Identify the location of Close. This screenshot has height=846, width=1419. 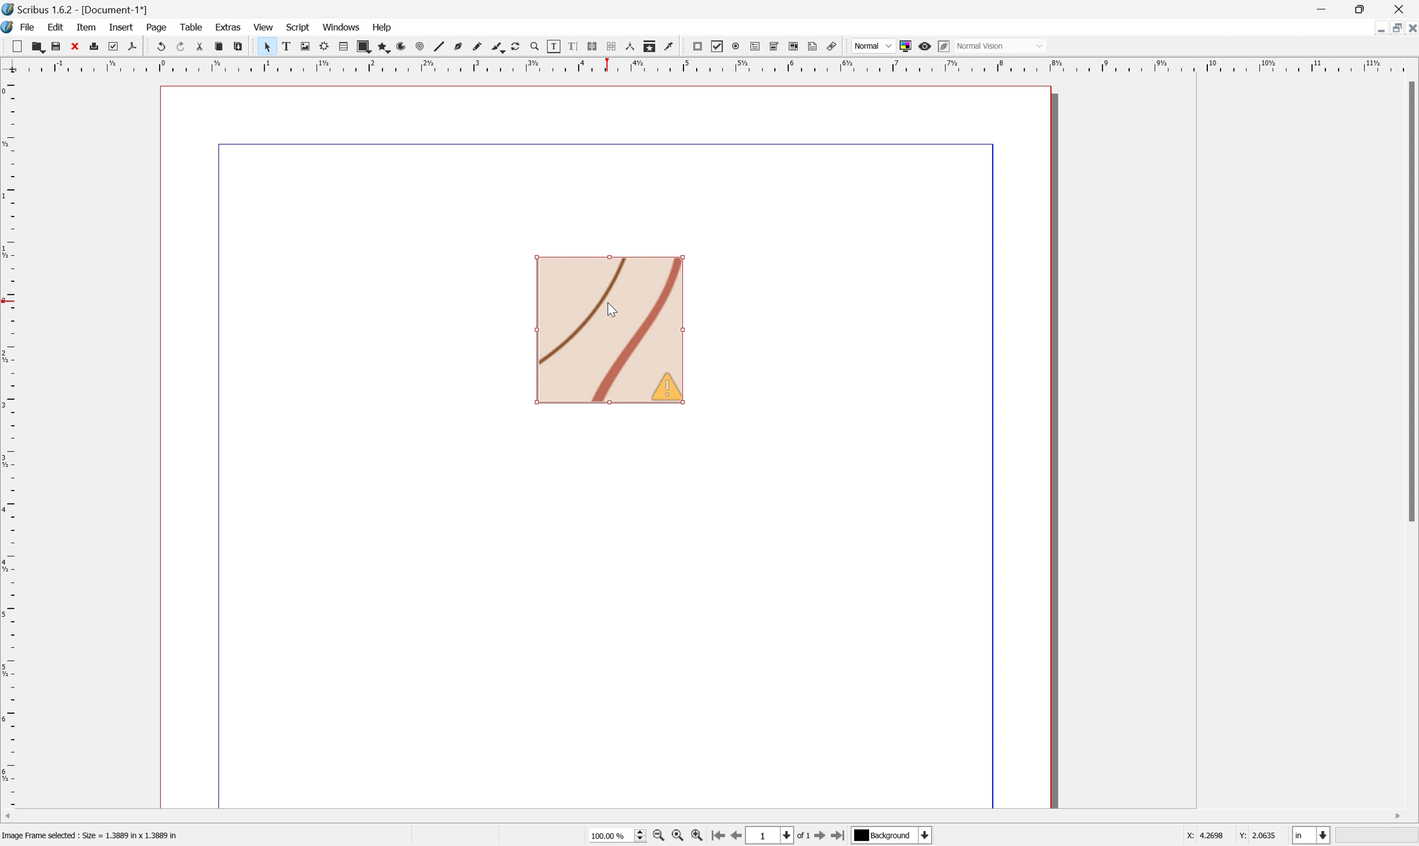
(77, 47).